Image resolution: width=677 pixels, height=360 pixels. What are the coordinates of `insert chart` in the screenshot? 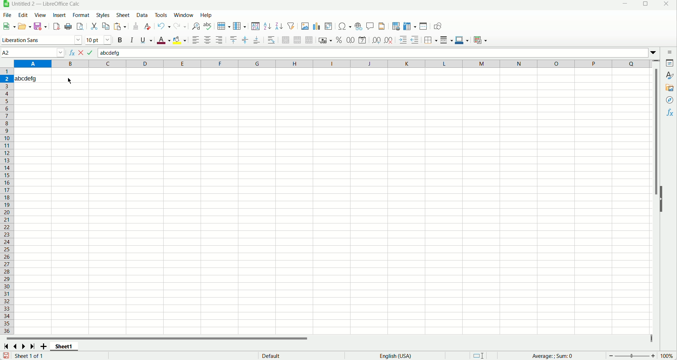 It's located at (316, 26).